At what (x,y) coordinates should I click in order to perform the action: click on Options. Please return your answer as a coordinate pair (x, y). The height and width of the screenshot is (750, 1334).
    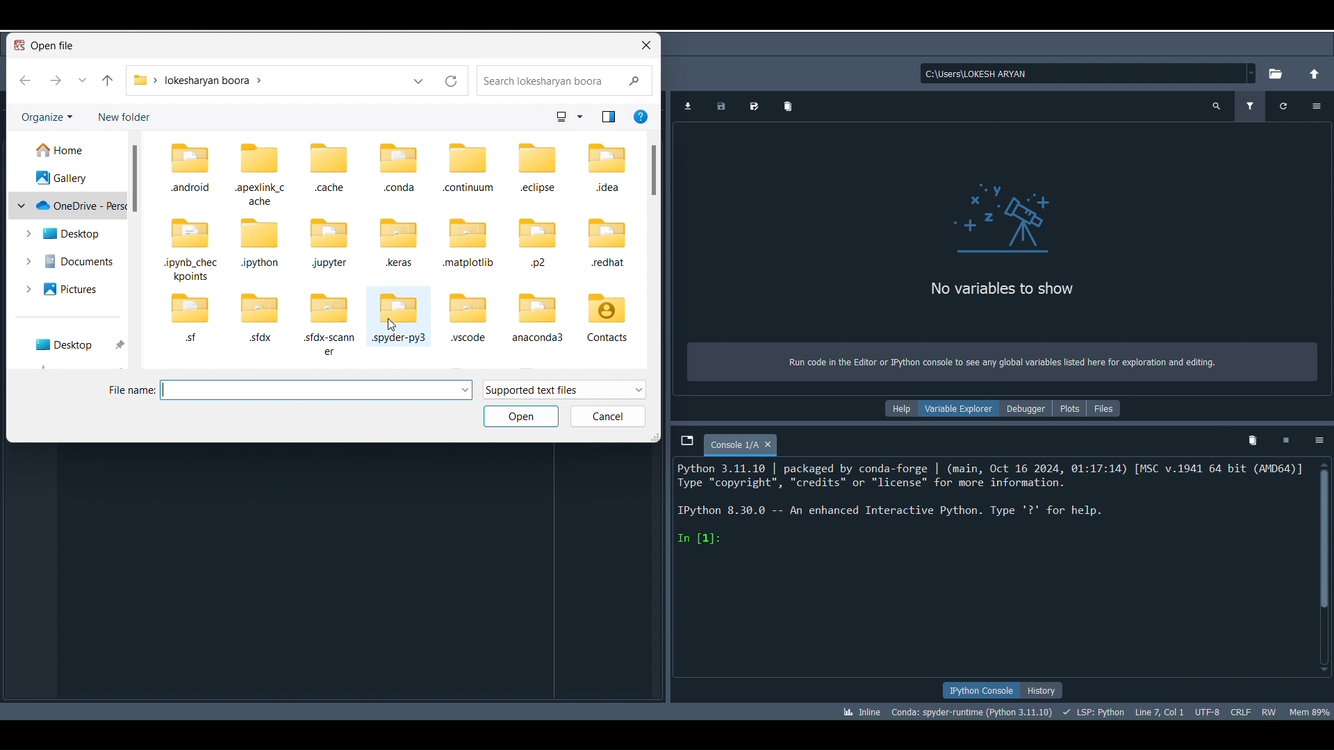
    Looking at the image, I should click on (1320, 439).